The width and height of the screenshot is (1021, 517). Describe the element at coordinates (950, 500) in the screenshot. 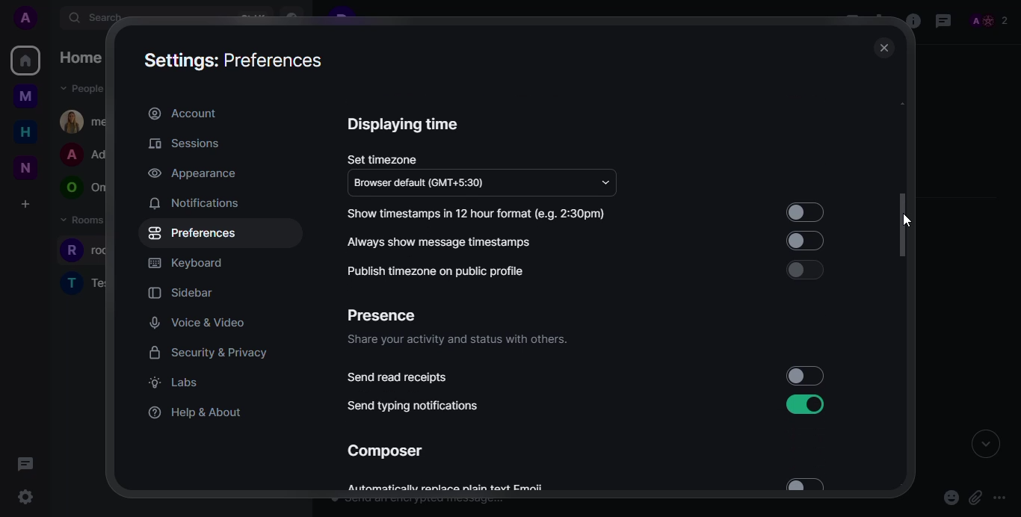

I see `emoji` at that location.